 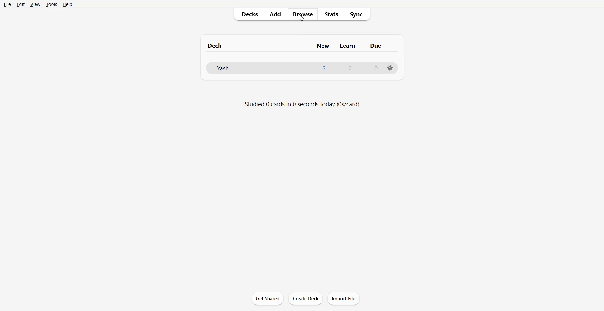 What do you see at coordinates (233, 68) in the screenshot?
I see `yash` at bounding box center [233, 68].